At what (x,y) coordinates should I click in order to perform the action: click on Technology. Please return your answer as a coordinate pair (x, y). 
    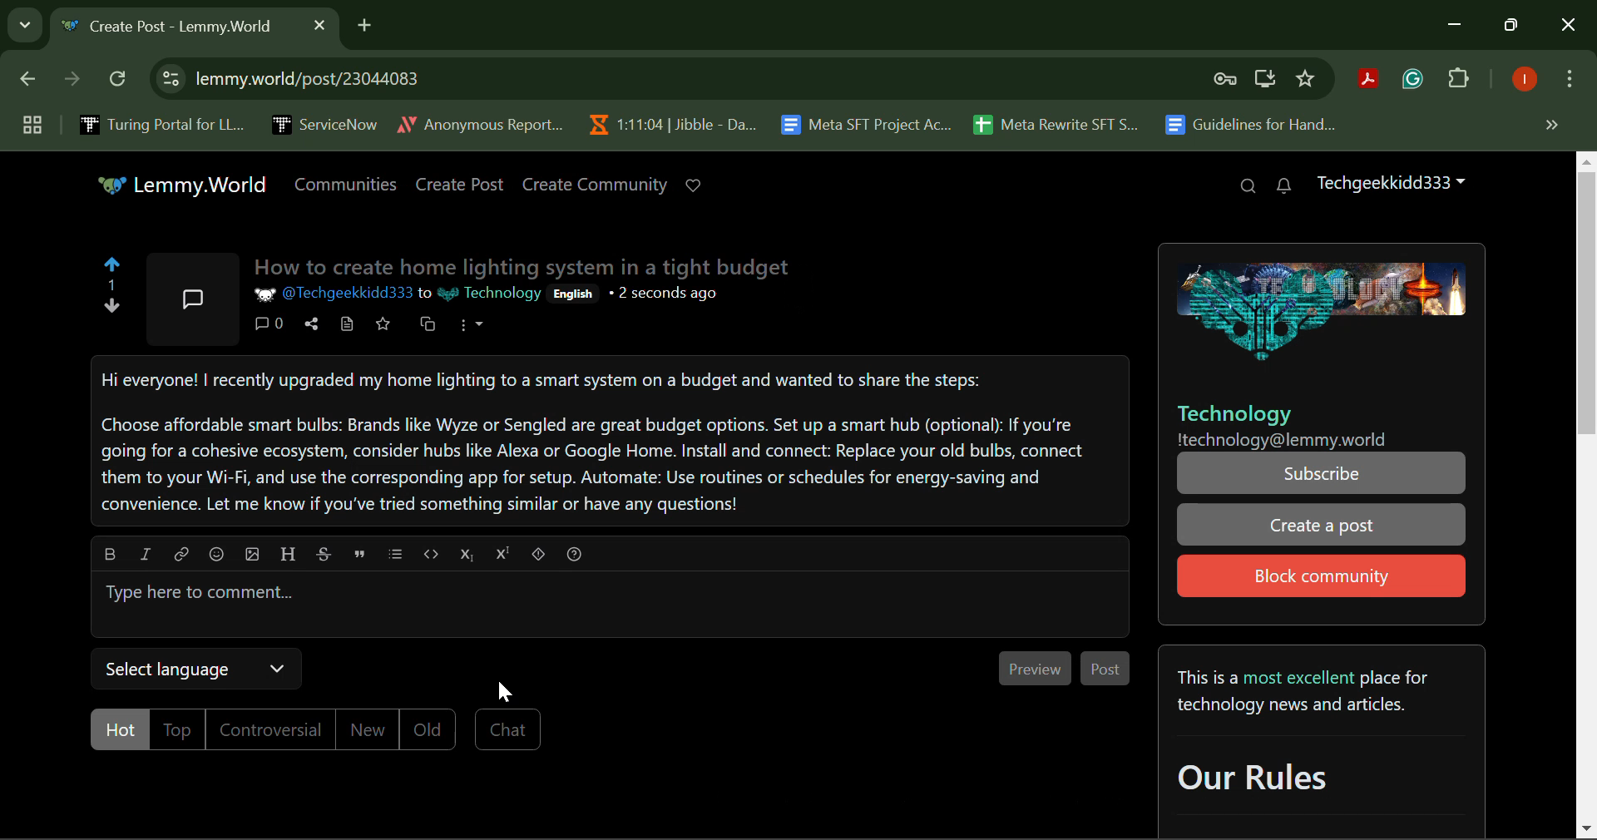
    Looking at the image, I should click on (1234, 415).